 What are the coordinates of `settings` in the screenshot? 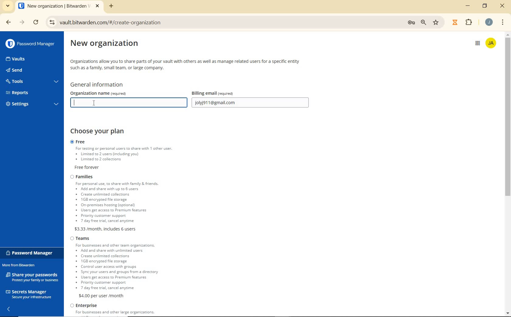 It's located at (31, 105).